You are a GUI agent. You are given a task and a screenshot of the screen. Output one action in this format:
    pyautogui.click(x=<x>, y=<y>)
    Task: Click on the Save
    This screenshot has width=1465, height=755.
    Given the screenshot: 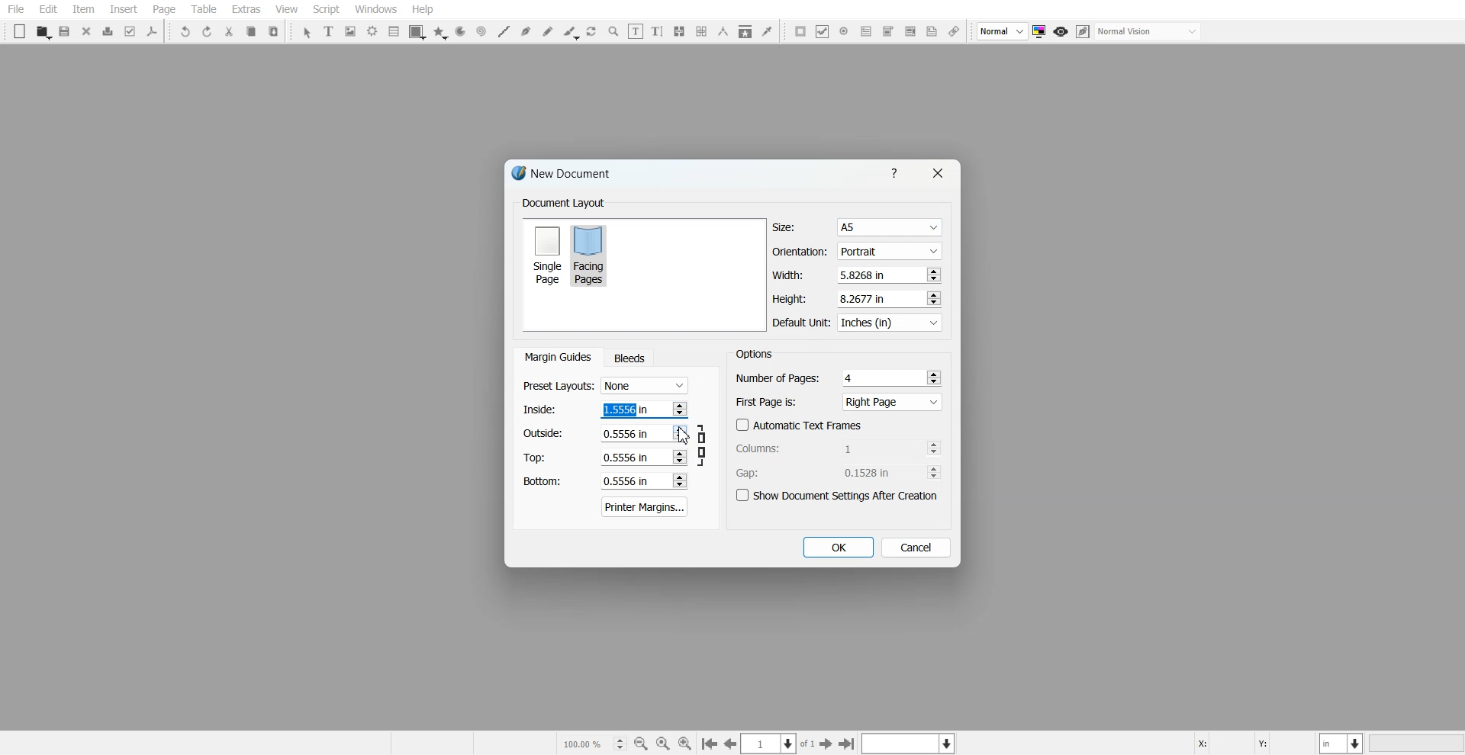 What is the action you would take?
    pyautogui.click(x=66, y=31)
    